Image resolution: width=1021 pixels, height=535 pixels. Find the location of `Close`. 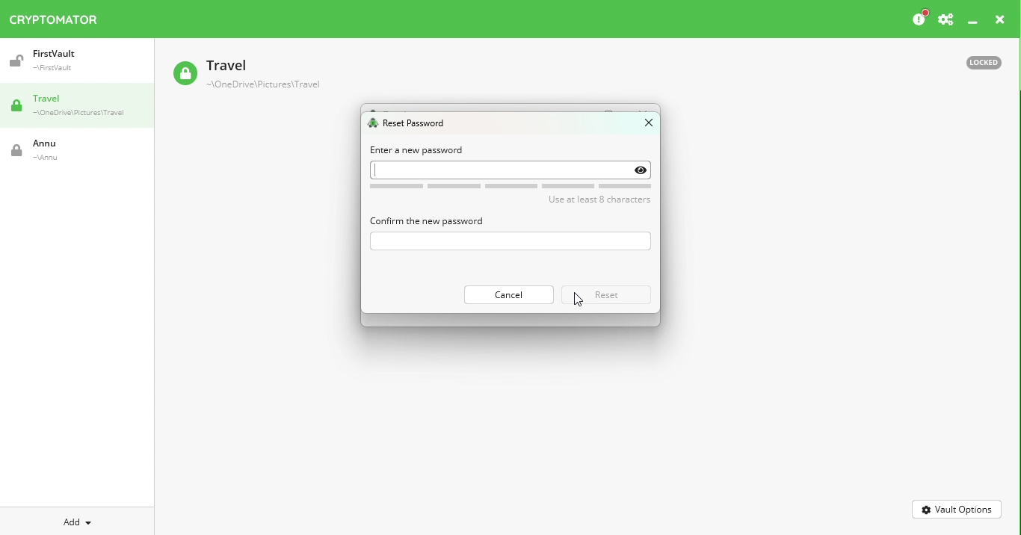

Close is located at coordinates (1000, 22).